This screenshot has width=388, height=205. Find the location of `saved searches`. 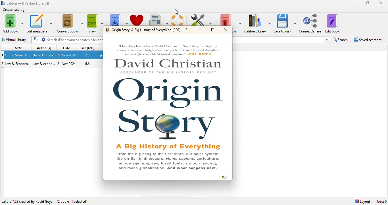

saved searches is located at coordinates (368, 39).